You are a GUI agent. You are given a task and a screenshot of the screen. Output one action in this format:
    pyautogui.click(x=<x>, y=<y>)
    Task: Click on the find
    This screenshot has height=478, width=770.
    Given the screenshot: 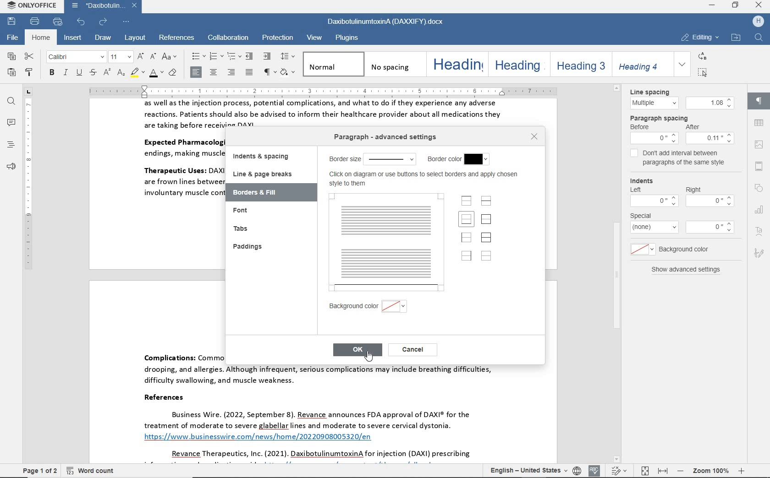 What is the action you would take?
    pyautogui.click(x=758, y=38)
    